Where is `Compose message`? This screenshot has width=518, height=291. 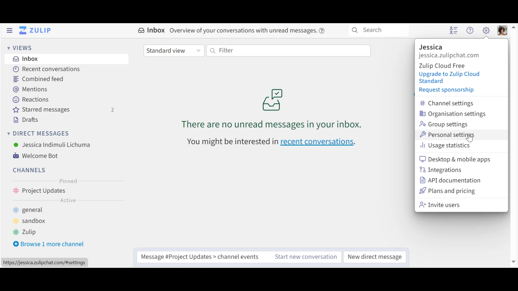
Compose message is located at coordinates (203, 257).